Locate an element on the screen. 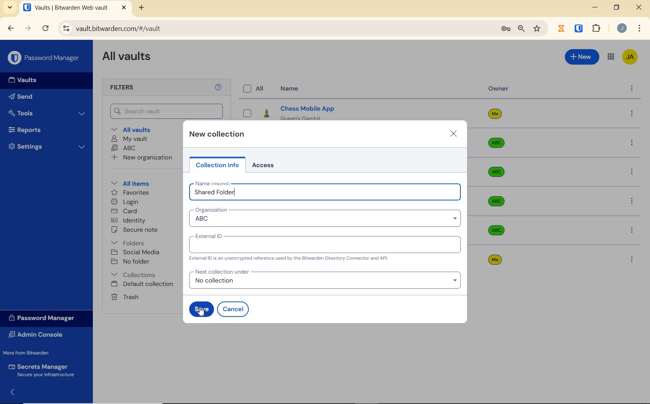  open tab is located at coordinates (75, 8).